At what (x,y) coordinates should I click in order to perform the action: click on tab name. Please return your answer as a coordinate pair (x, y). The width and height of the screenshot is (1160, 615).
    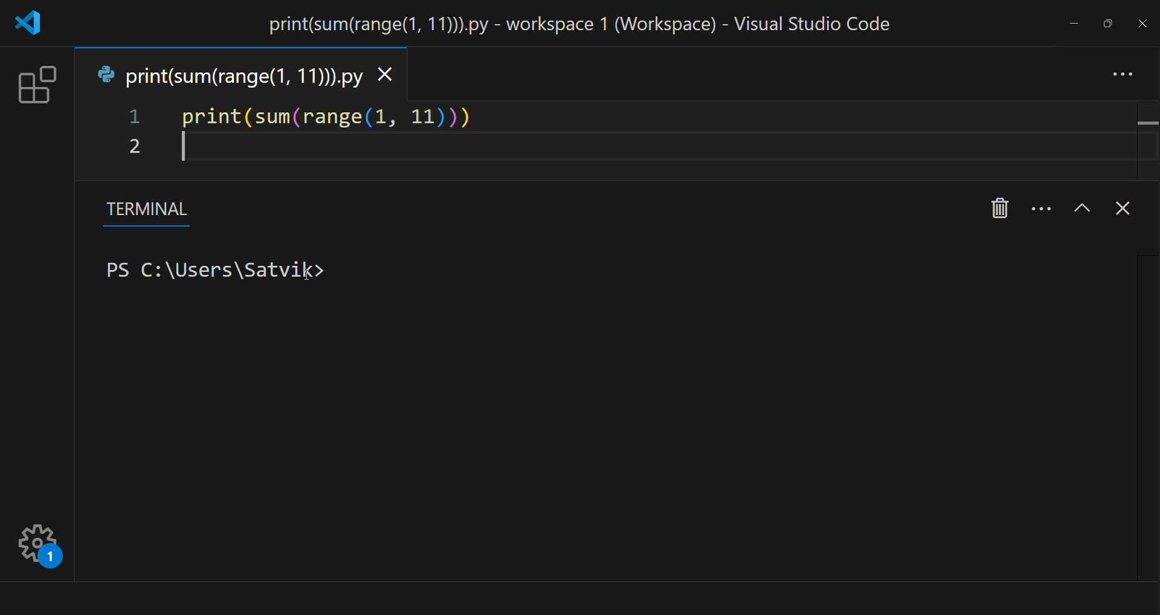
    Looking at the image, I should click on (228, 73).